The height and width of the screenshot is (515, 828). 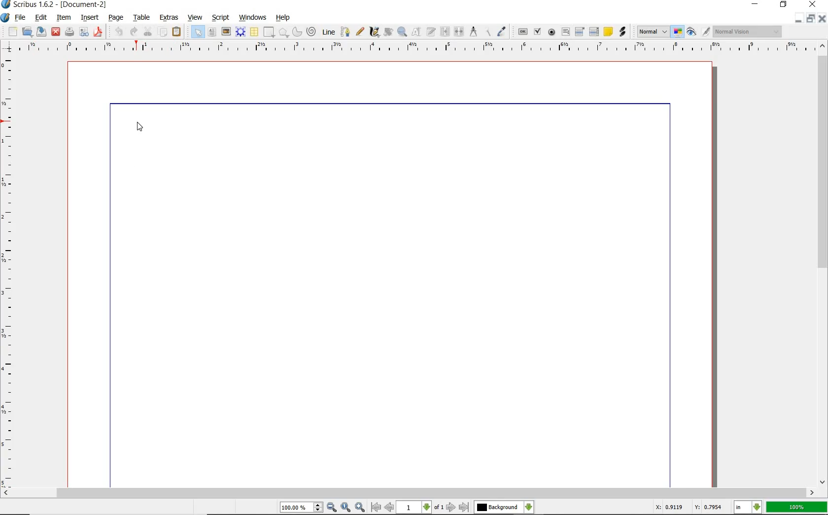 I want to click on select the current layer, so click(x=504, y=508).